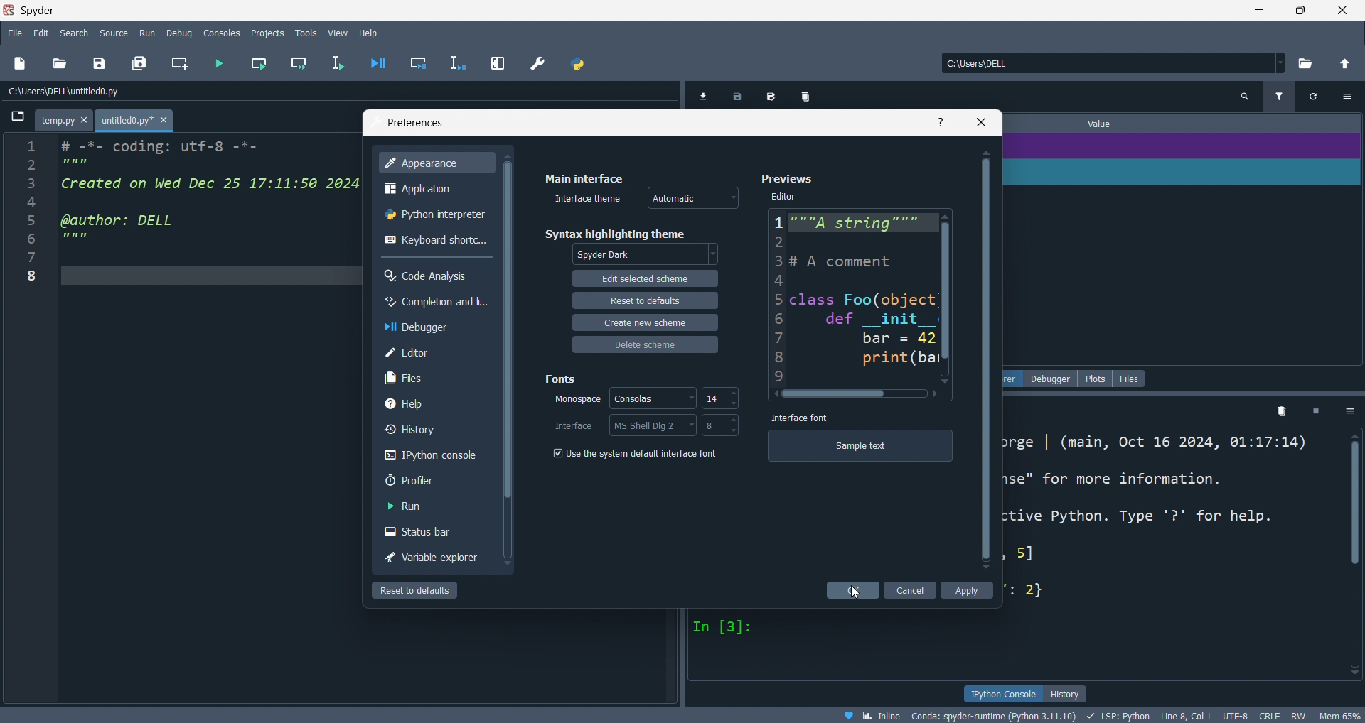  What do you see at coordinates (438, 241) in the screenshot?
I see `shortcuts` at bounding box center [438, 241].